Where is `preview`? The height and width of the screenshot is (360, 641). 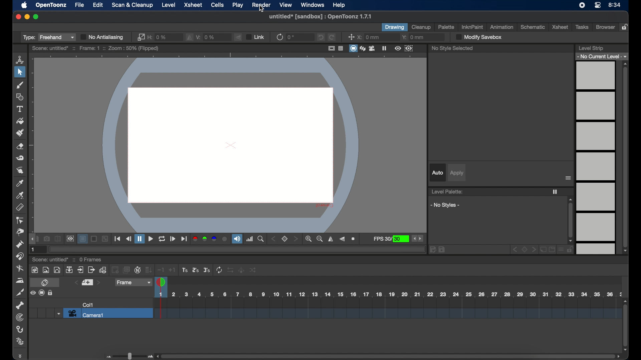
preview is located at coordinates (70, 239).